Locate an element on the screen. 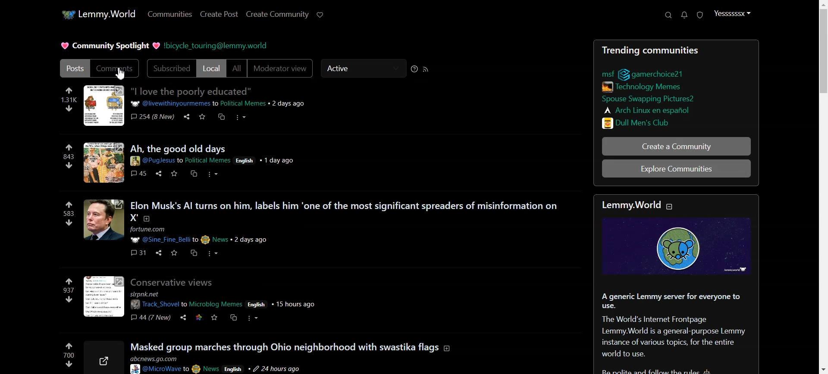 The width and height of the screenshot is (828, 374). Unread Report is located at coordinates (700, 16).